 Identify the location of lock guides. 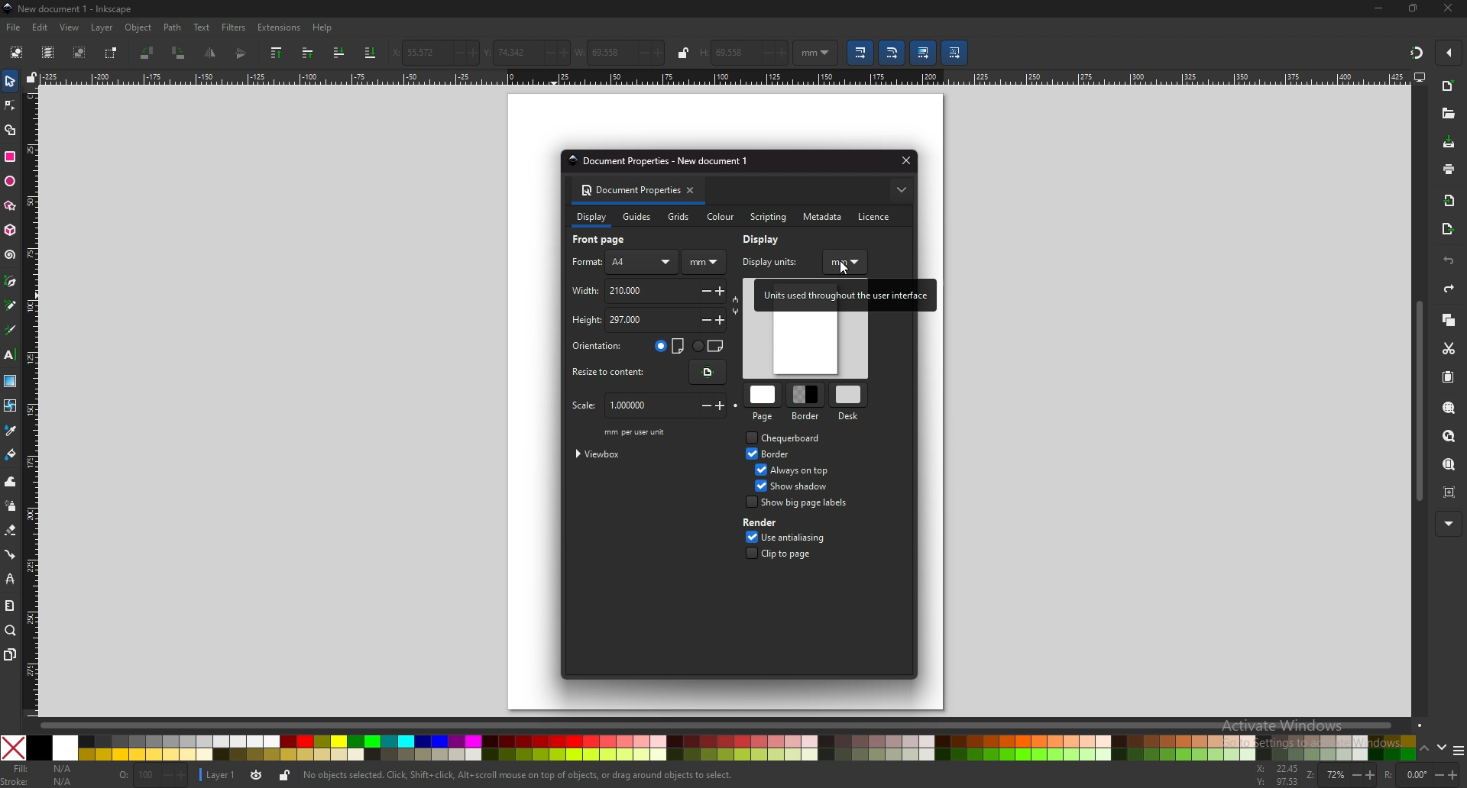
(31, 78).